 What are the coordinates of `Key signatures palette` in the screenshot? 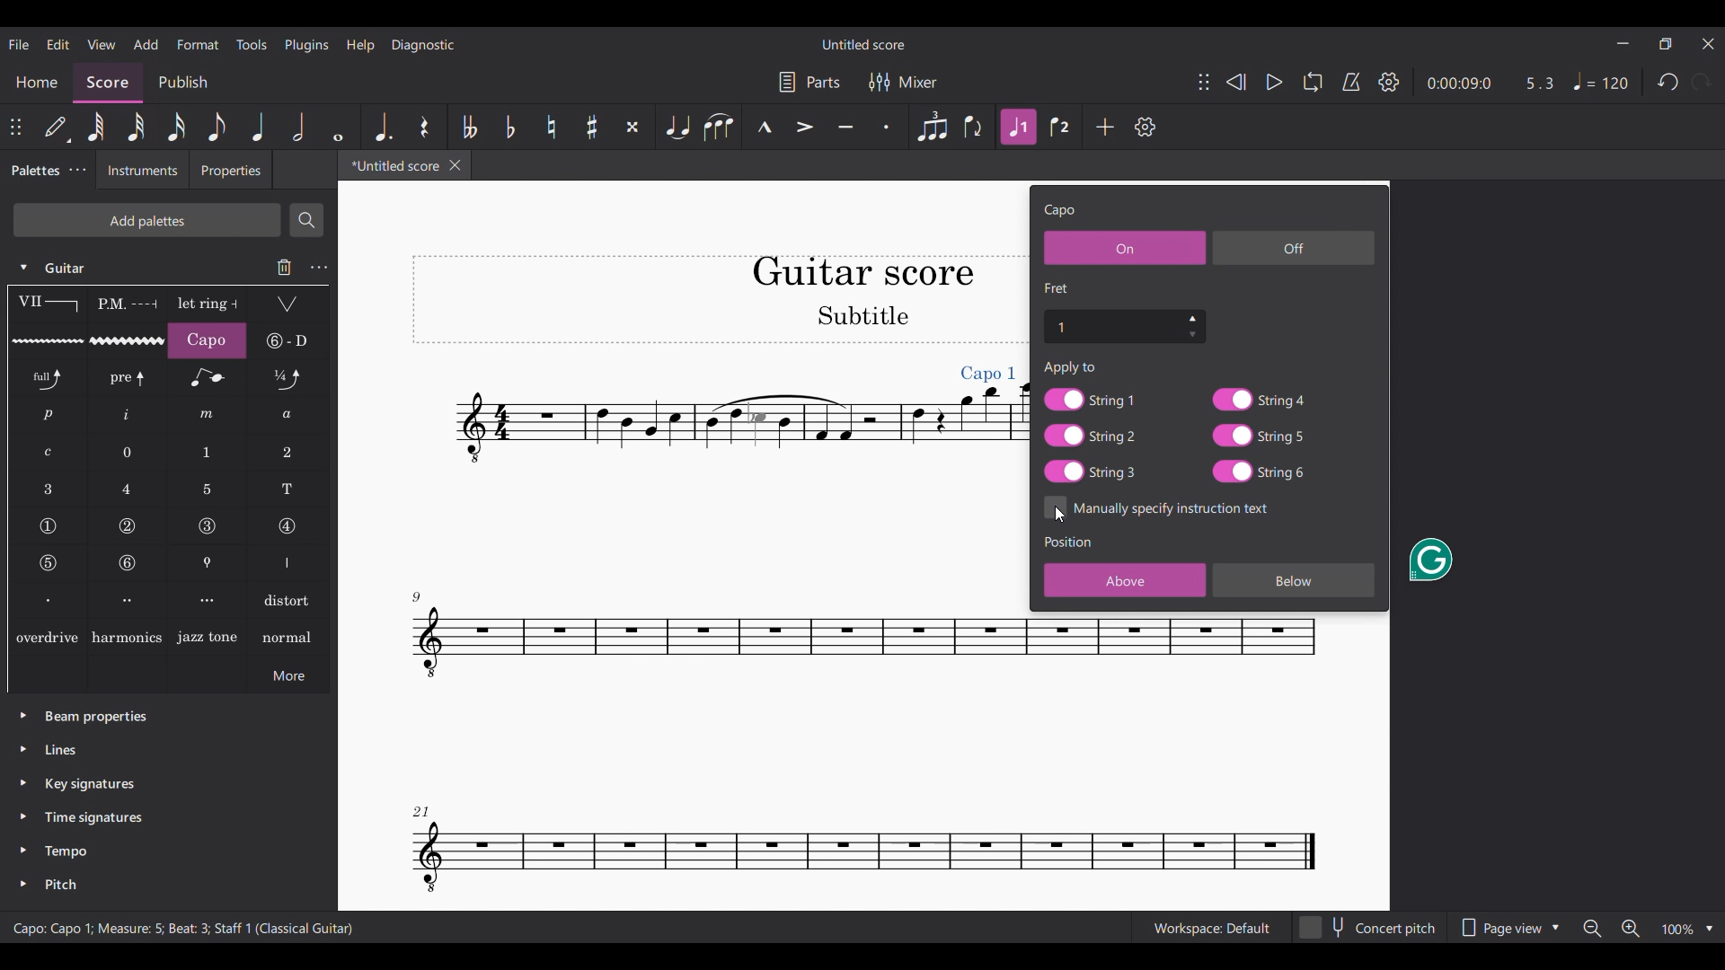 It's located at (90, 784).